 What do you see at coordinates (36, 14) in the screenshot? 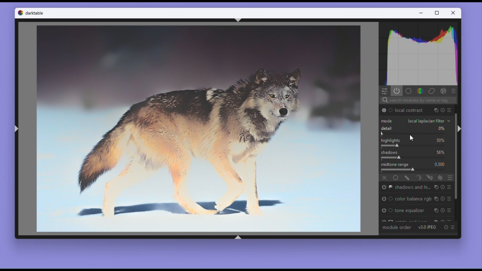
I see `darktable` at bounding box center [36, 14].